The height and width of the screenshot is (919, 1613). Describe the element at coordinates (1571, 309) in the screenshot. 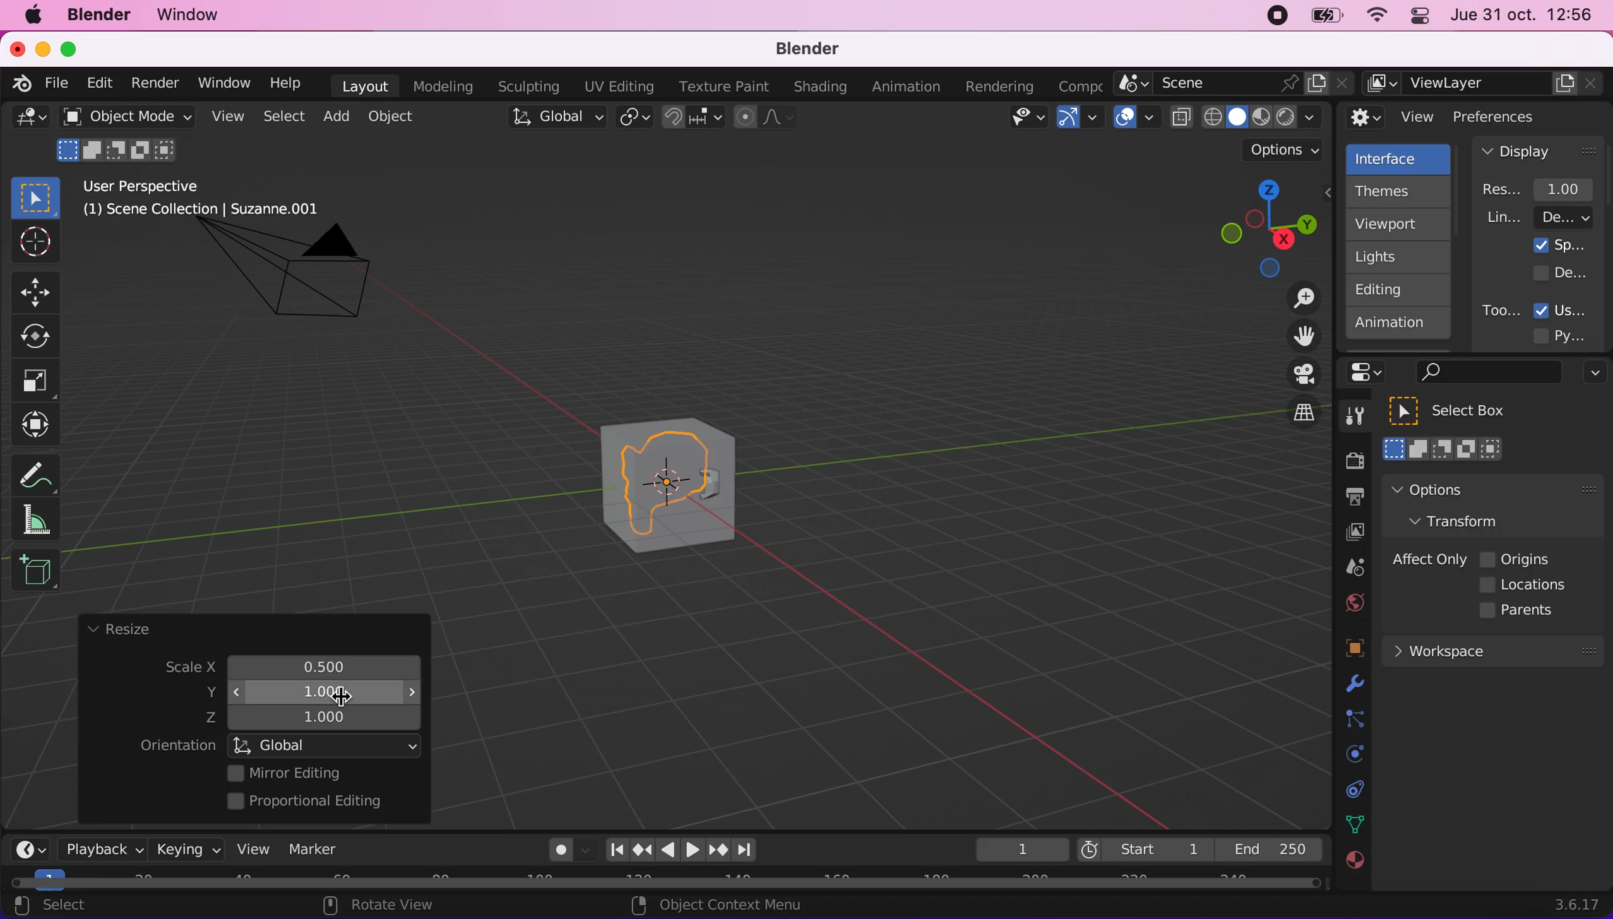

I see `user tooltips` at that location.